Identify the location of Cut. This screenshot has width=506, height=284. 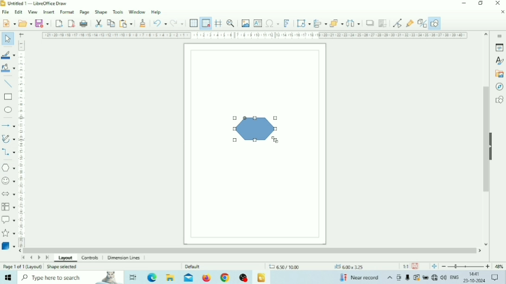
(99, 24).